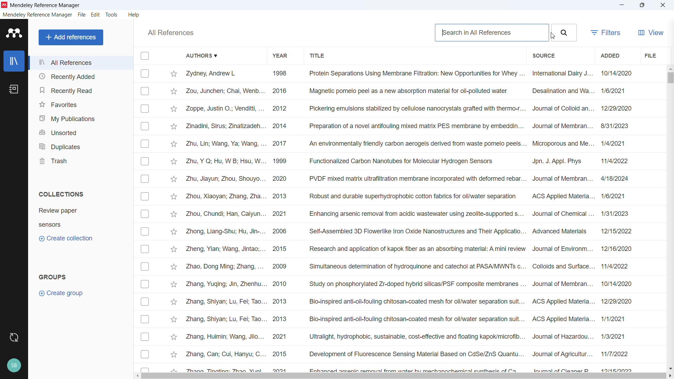 This screenshot has height=379, width=674. Describe the element at coordinates (111, 15) in the screenshot. I see `tools` at that location.